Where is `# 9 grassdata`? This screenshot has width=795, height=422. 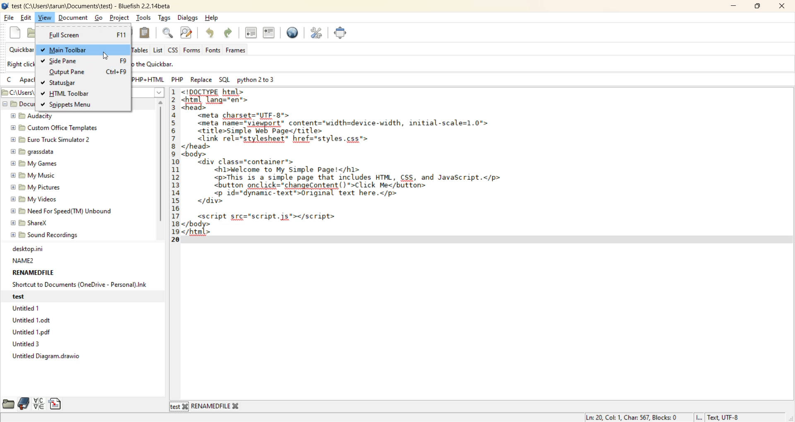
# 9 grassdata is located at coordinates (31, 152).